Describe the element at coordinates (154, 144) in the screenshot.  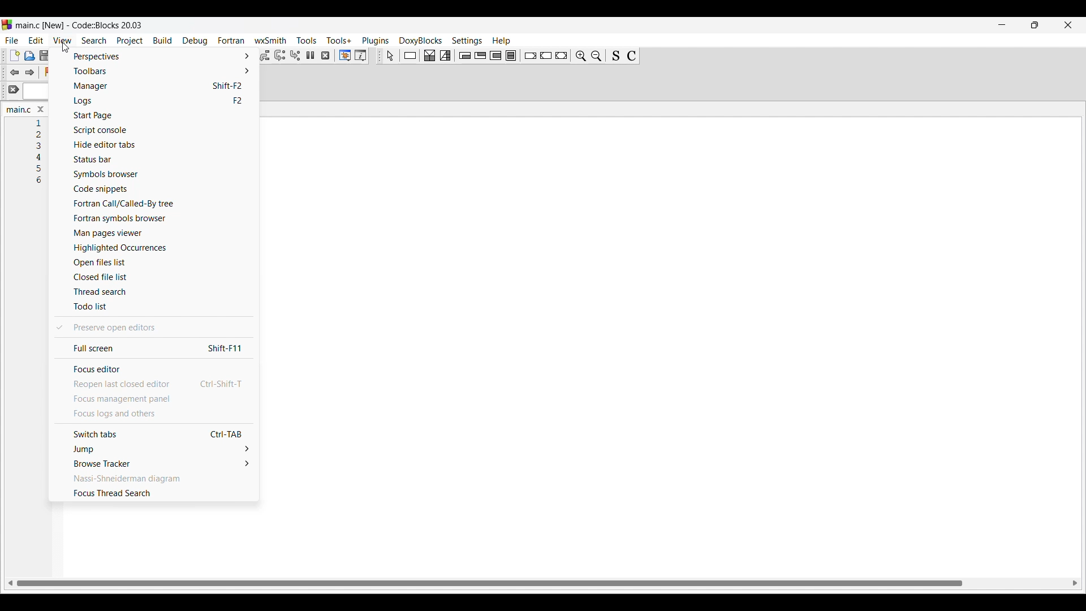
I see `Hide editor tabs` at that location.